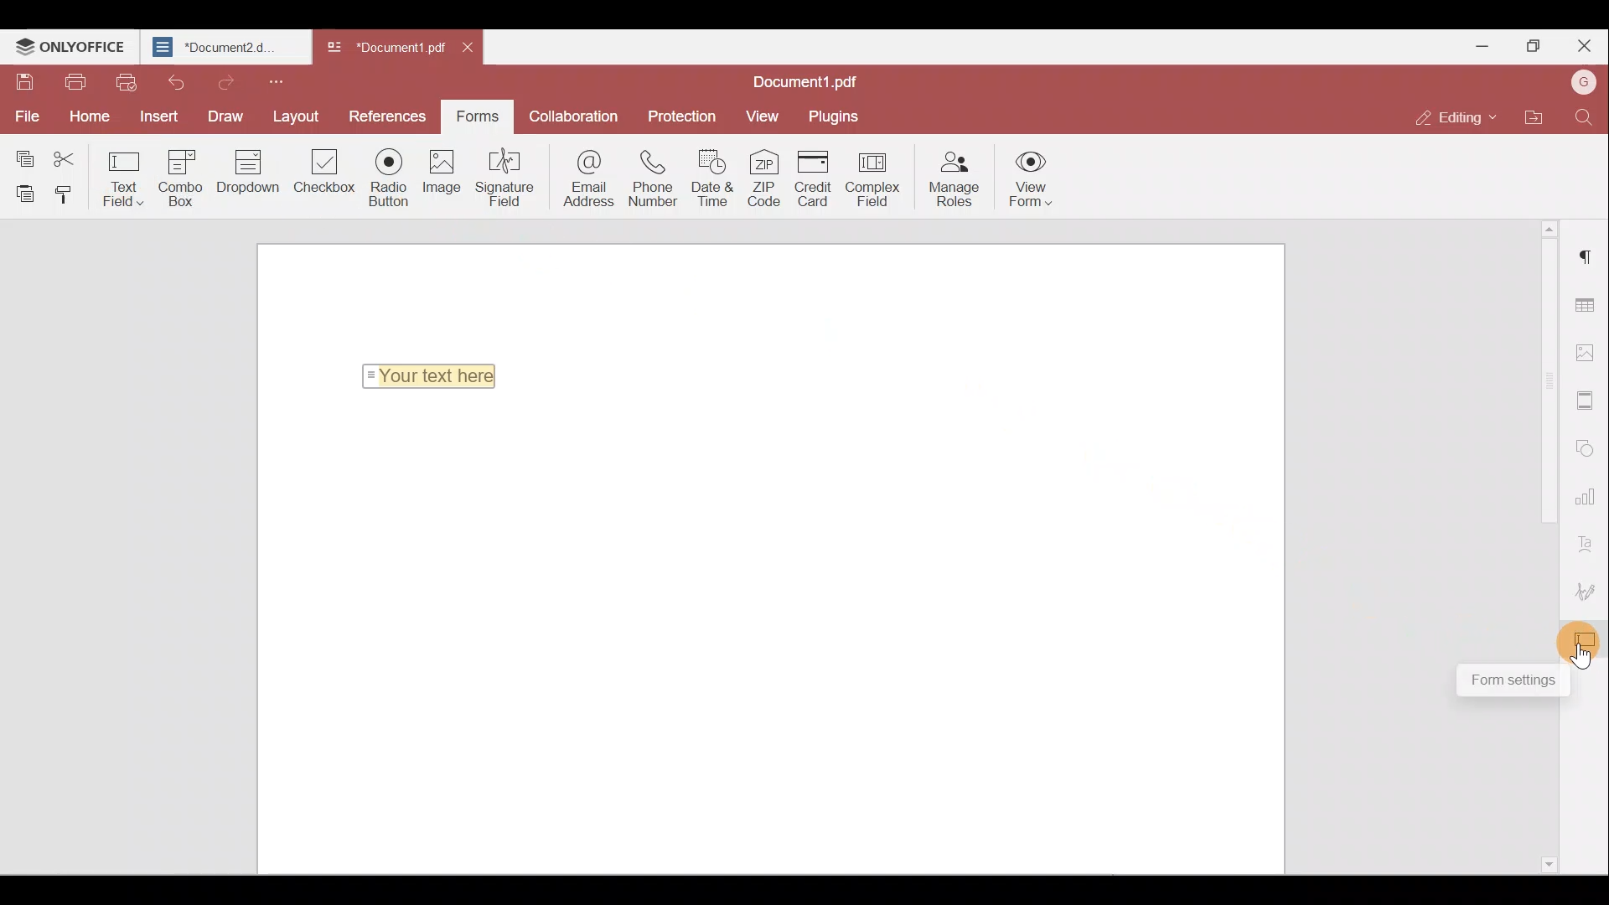 This screenshot has width=1609, height=905. I want to click on ONLYOFFICE, so click(70, 46).